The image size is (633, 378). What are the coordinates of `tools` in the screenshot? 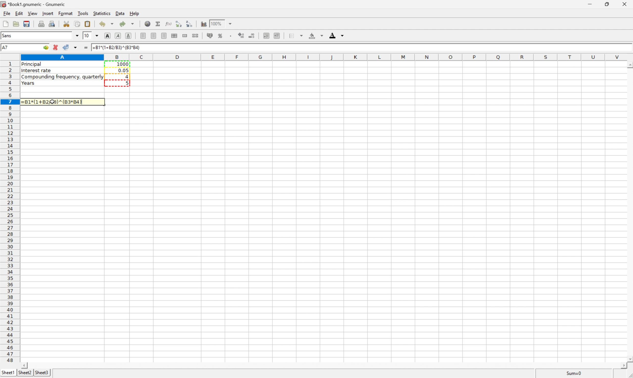 It's located at (83, 13).